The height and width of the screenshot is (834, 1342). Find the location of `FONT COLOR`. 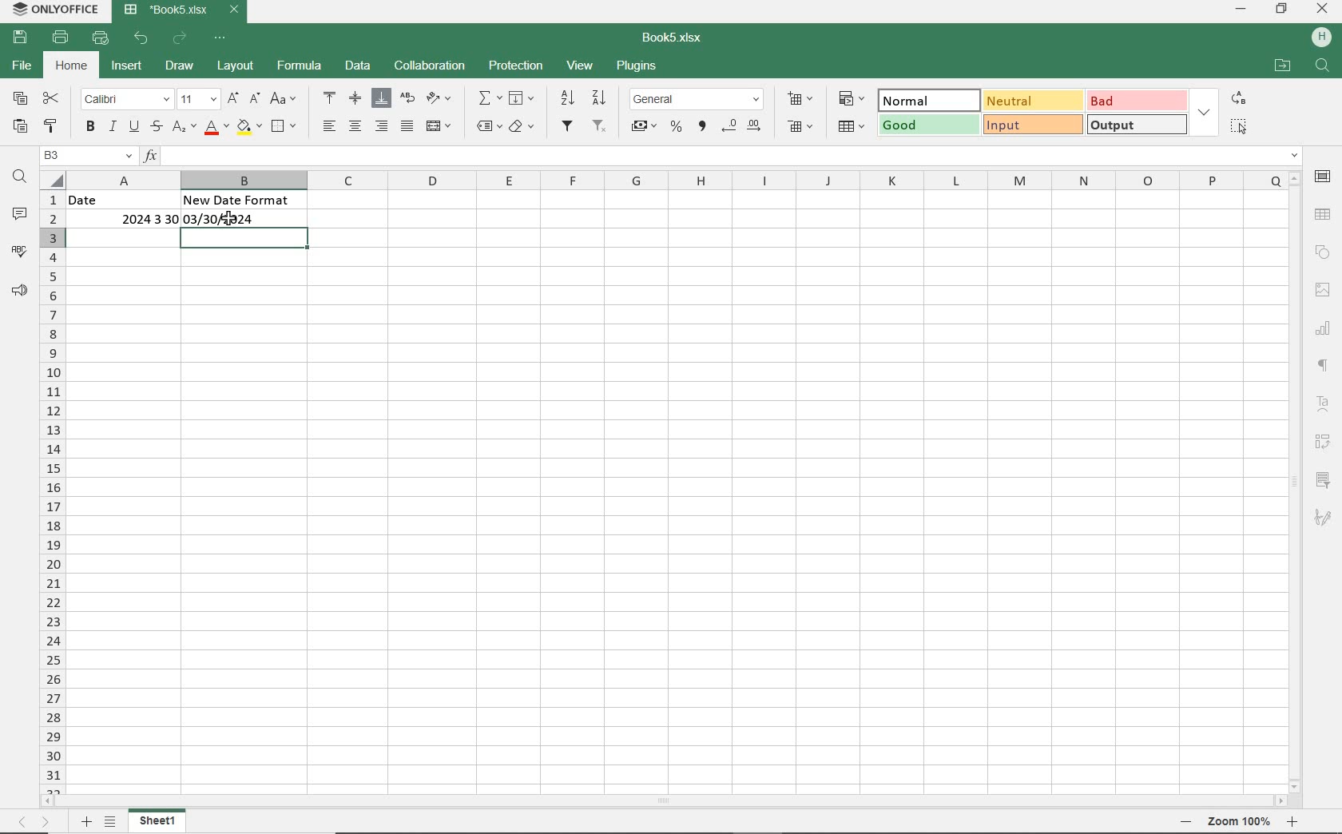

FONT COLOR is located at coordinates (216, 129).